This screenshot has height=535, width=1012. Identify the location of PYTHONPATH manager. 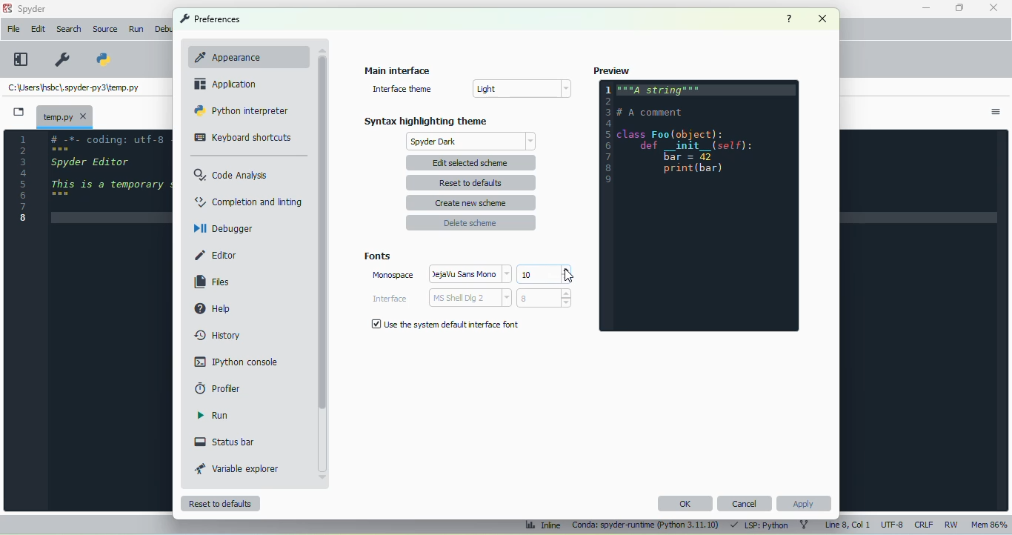
(101, 59).